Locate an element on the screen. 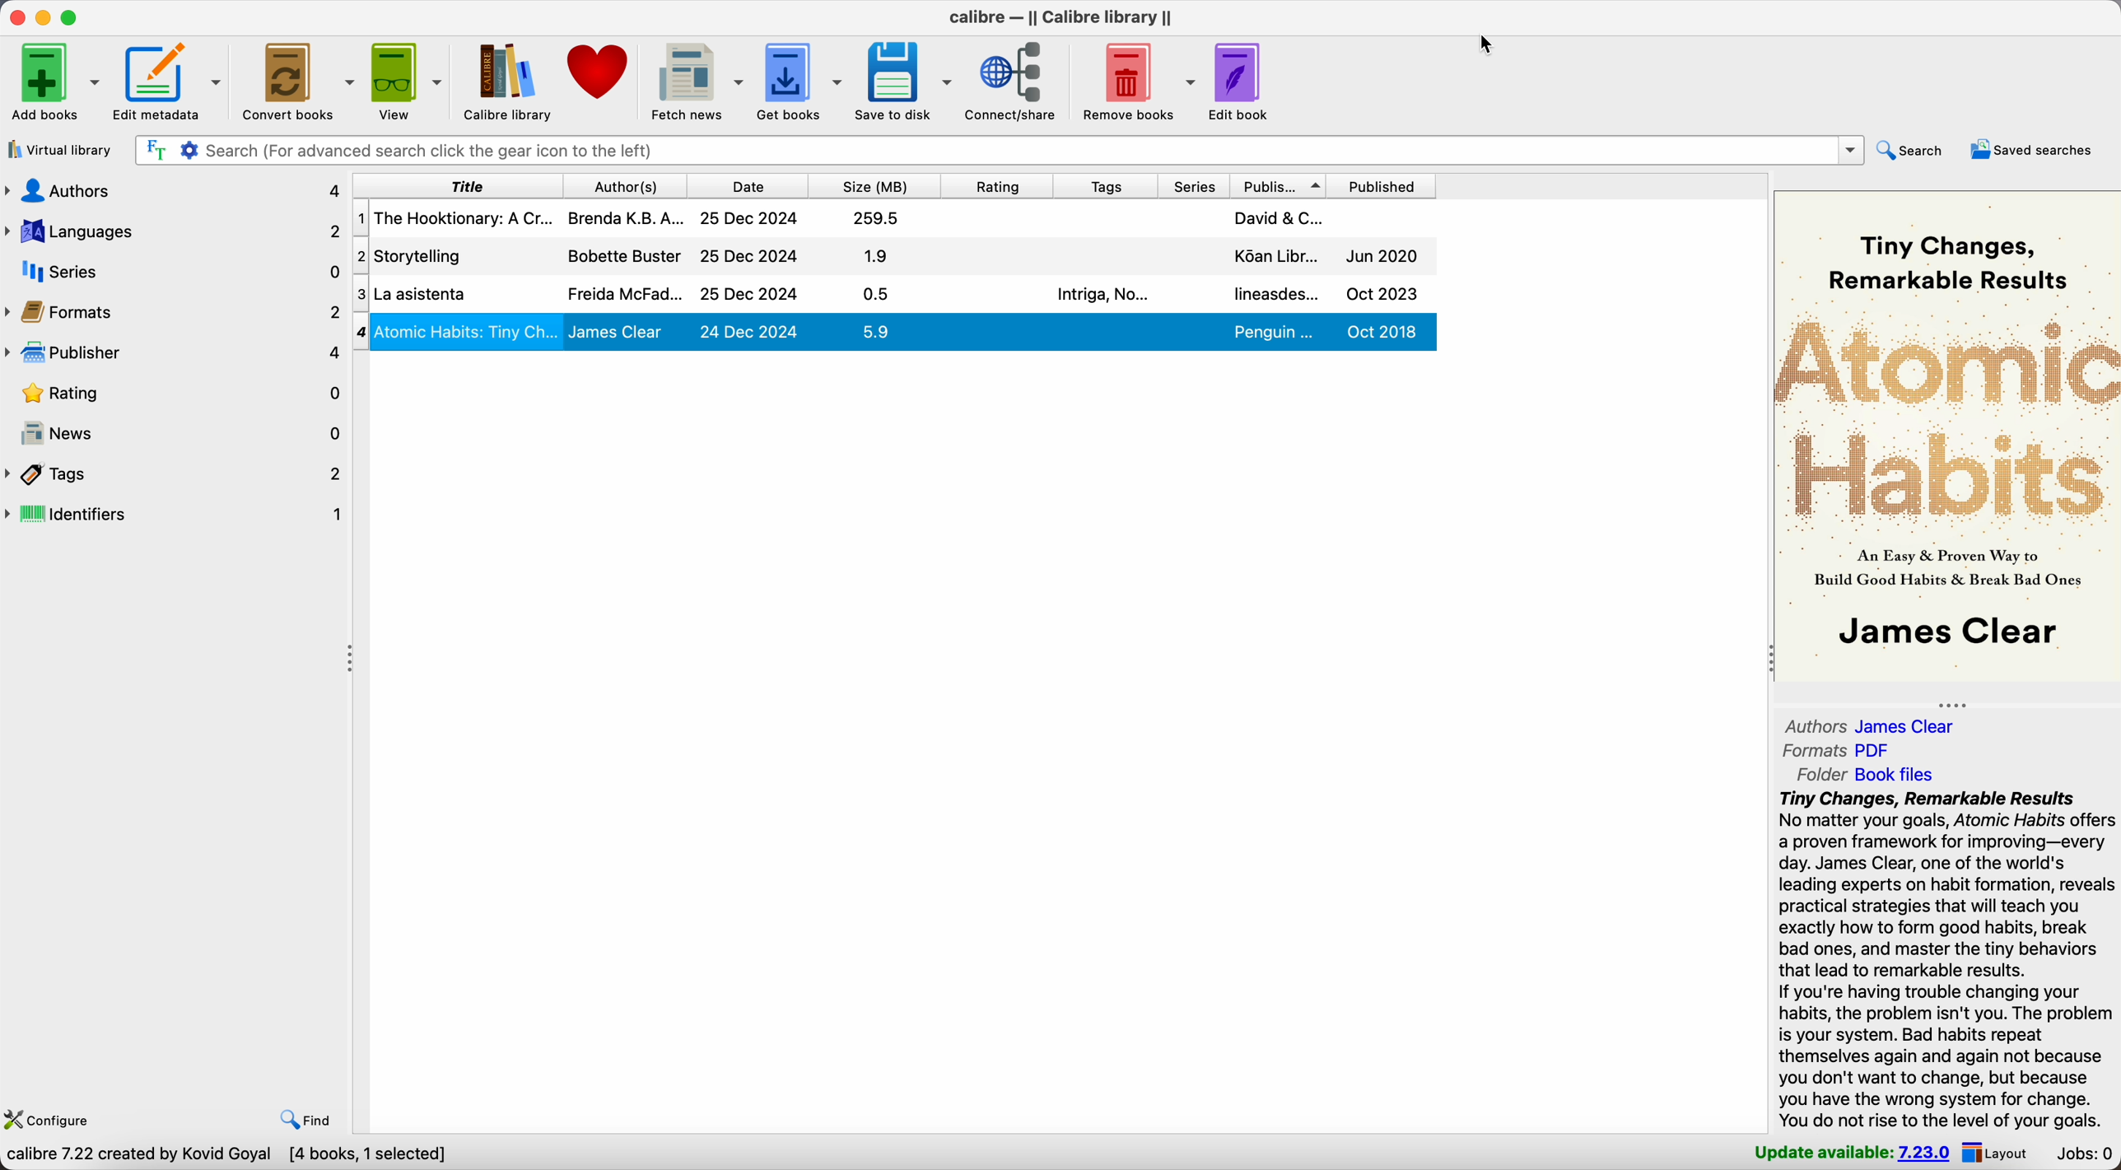 This screenshot has width=2121, height=1170. saved searches is located at coordinates (2034, 151).